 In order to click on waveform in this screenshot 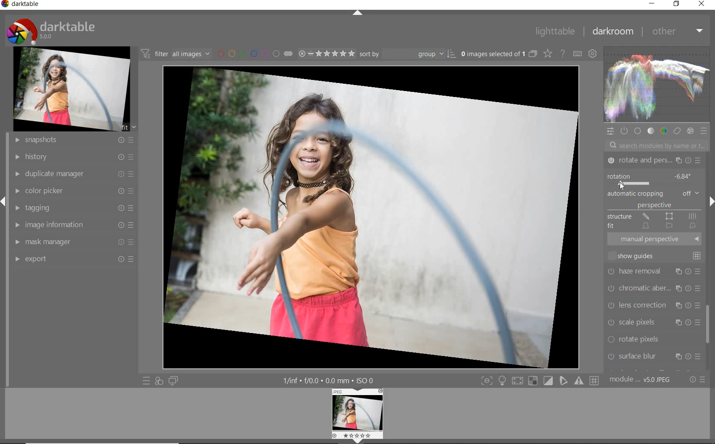, I will do `click(656, 85)`.